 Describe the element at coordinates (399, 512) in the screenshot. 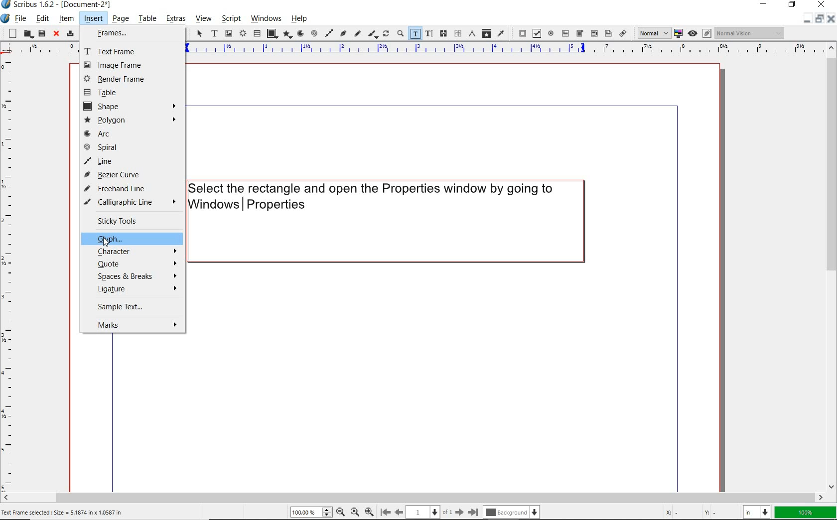

I see `got to previous page` at that location.